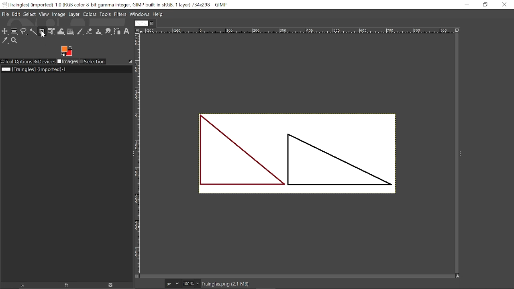  What do you see at coordinates (504, 6) in the screenshot?
I see `Close` at bounding box center [504, 6].